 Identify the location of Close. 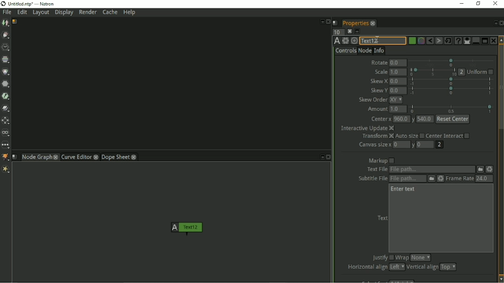
(495, 4).